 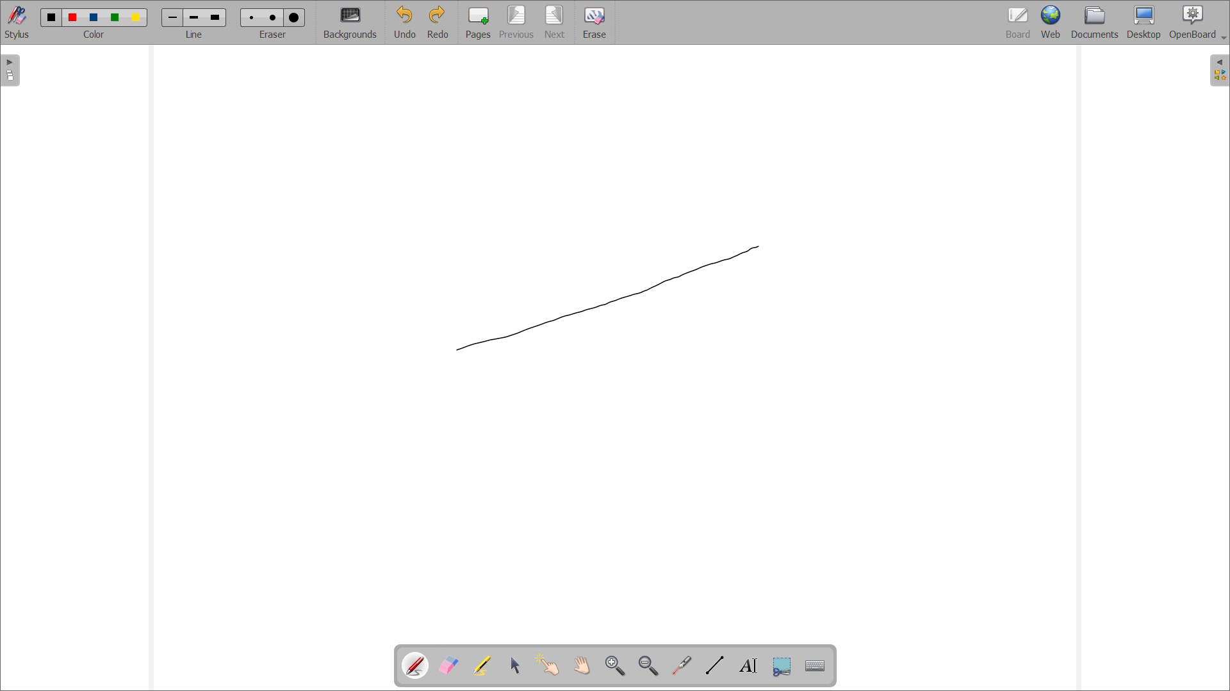 What do you see at coordinates (117, 18) in the screenshot?
I see `color` at bounding box center [117, 18].